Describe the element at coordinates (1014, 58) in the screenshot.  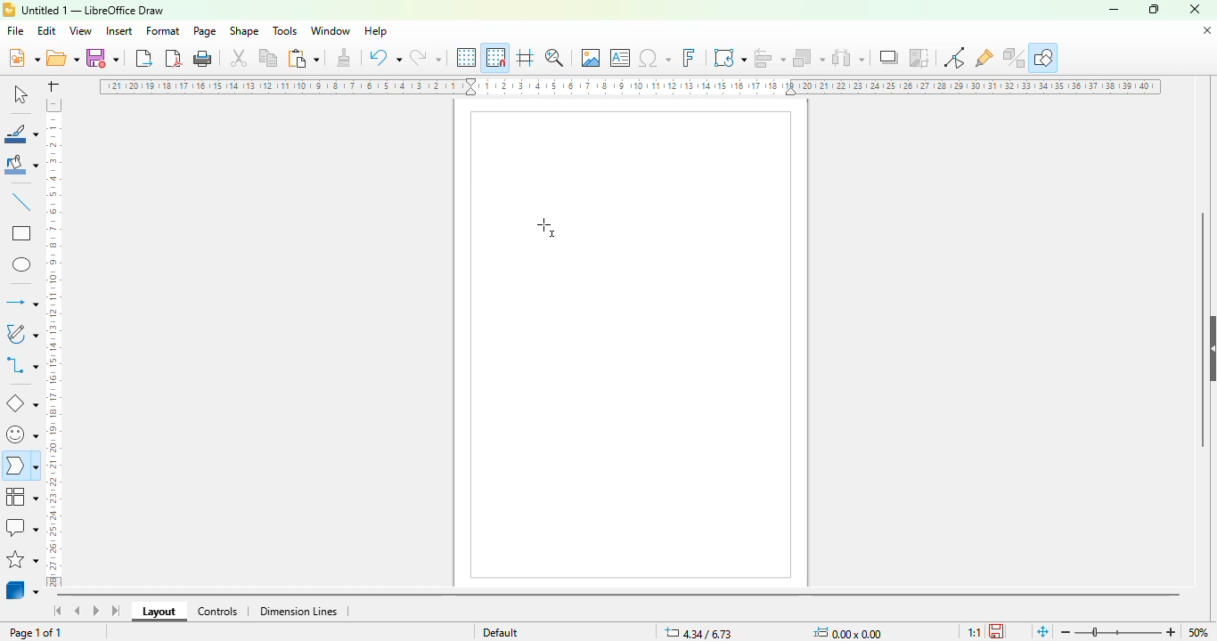
I see `toggle extrusion` at that location.